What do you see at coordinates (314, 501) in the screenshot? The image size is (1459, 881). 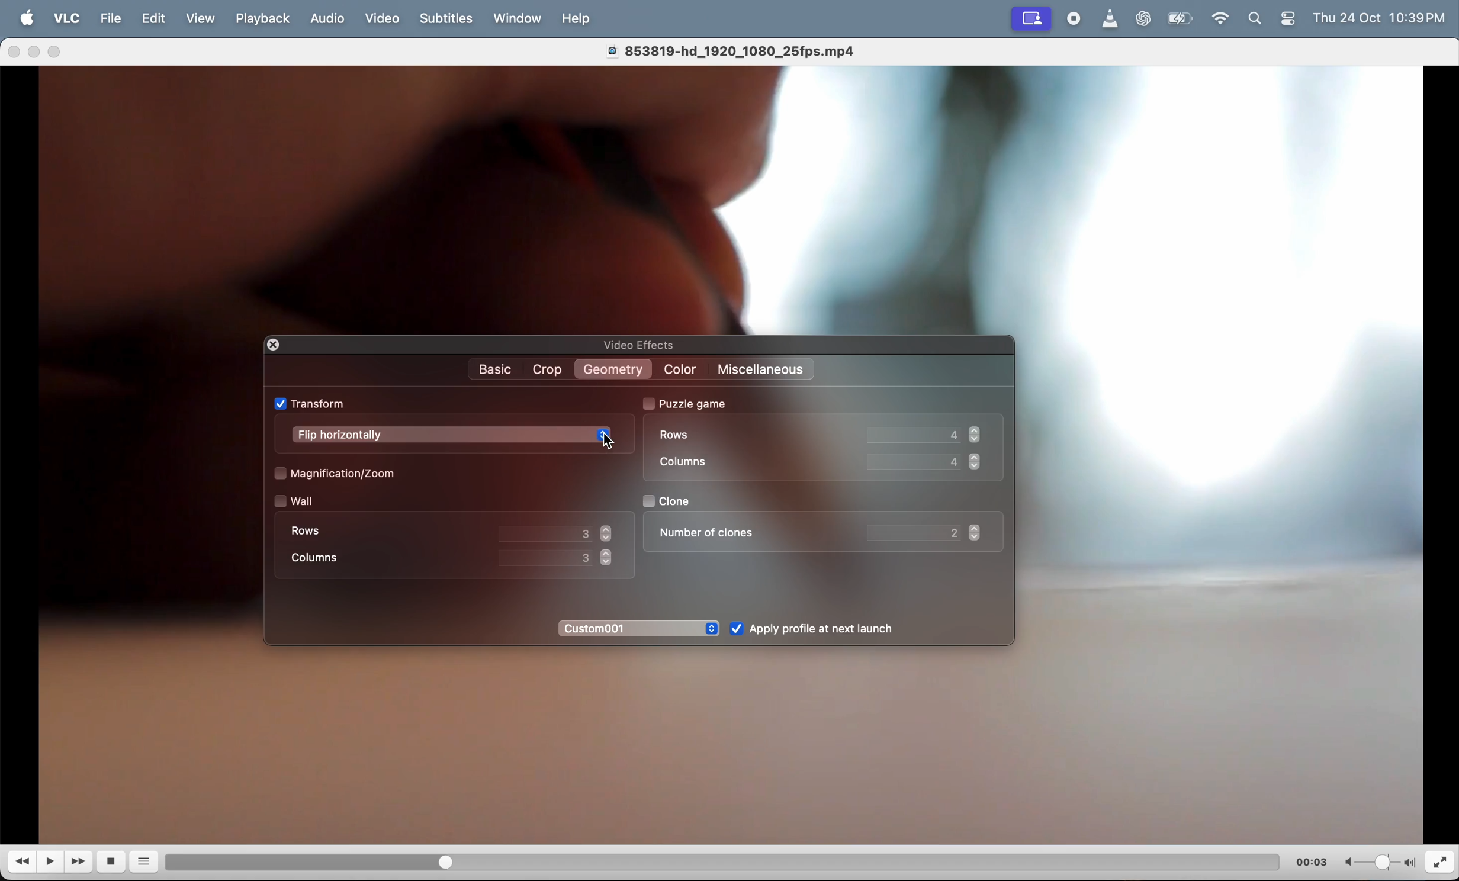 I see `wall` at bounding box center [314, 501].